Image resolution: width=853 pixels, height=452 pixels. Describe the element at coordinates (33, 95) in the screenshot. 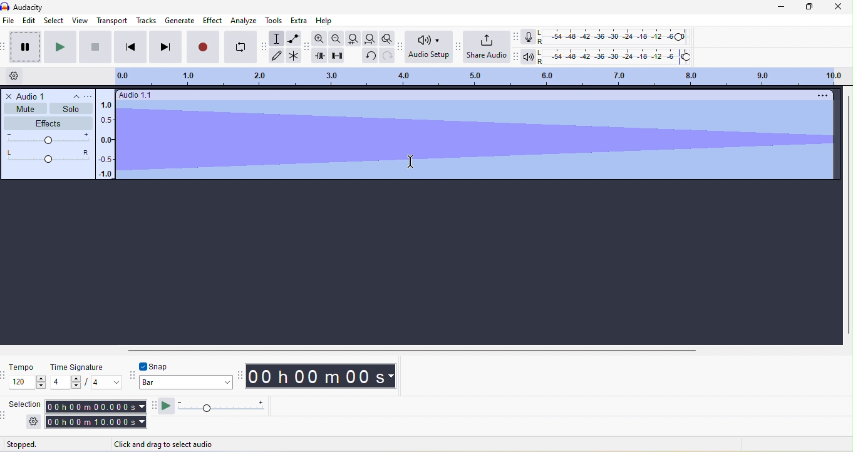

I see `audio 1` at that location.